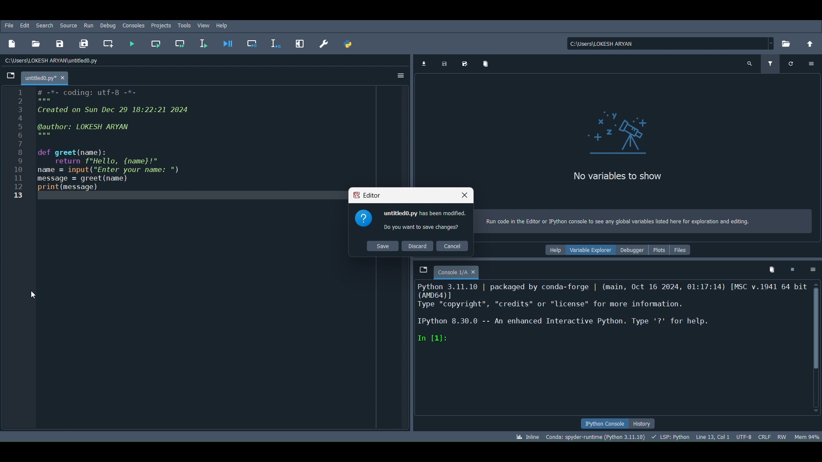  What do you see at coordinates (553, 252) in the screenshot?
I see `help` at bounding box center [553, 252].